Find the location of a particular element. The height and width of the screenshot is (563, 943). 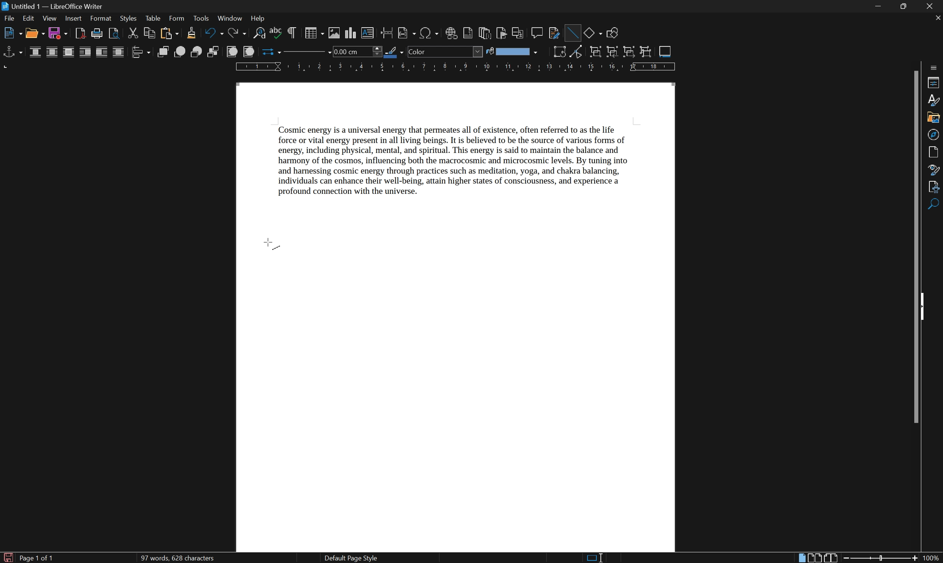

accessibility check is located at coordinates (935, 205).